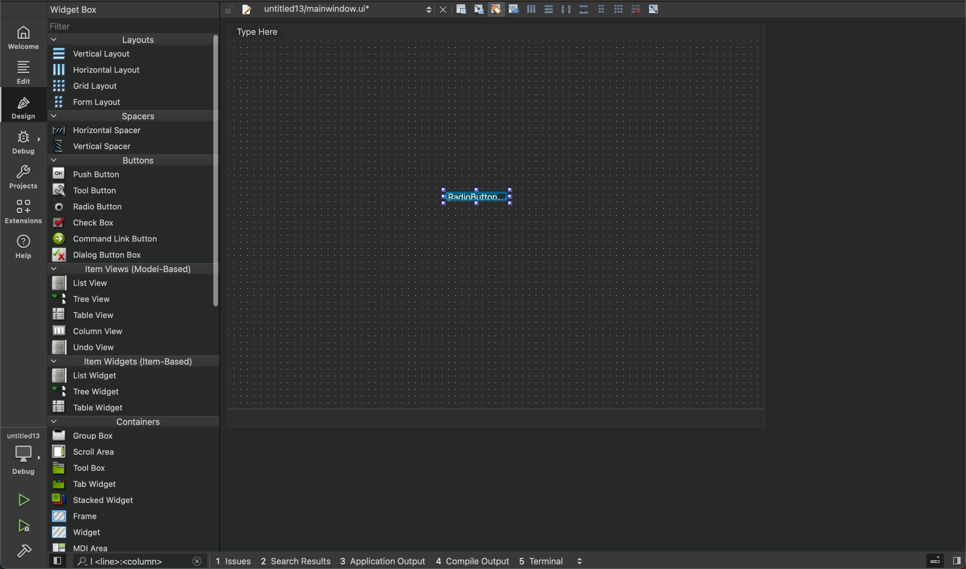 The height and width of the screenshot is (569, 966). I want to click on item views, so click(129, 270).